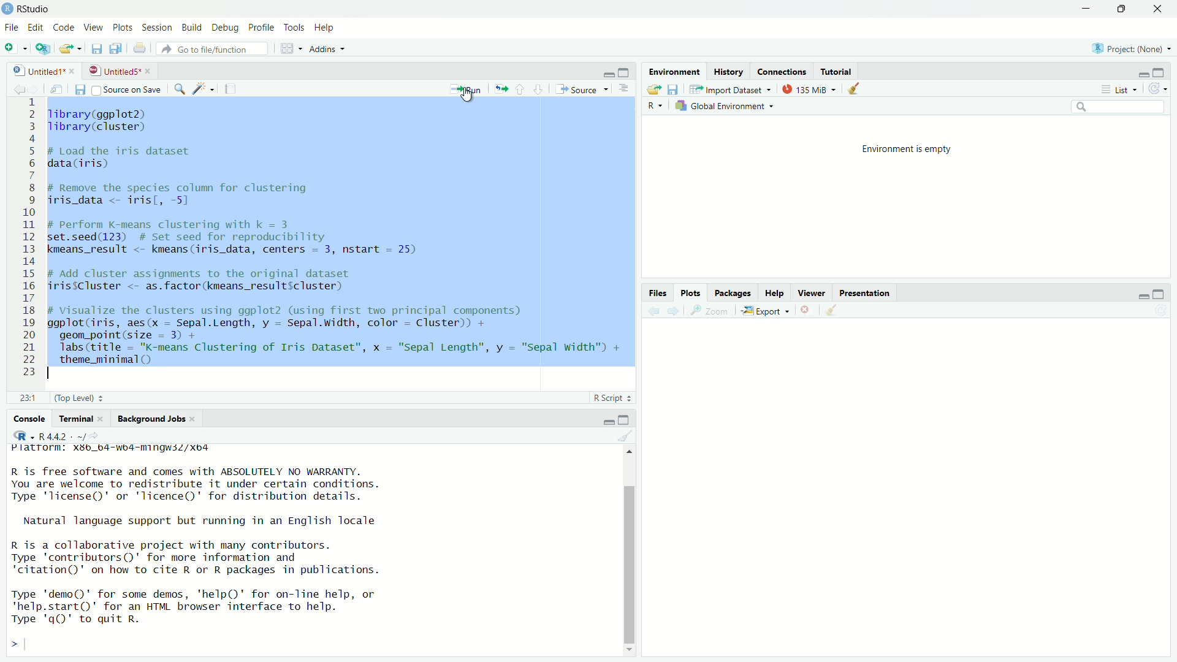 Image resolution: width=1177 pixels, height=662 pixels. What do you see at coordinates (1116, 107) in the screenshot?
I see `search field` at bounding box center [1116, 107].